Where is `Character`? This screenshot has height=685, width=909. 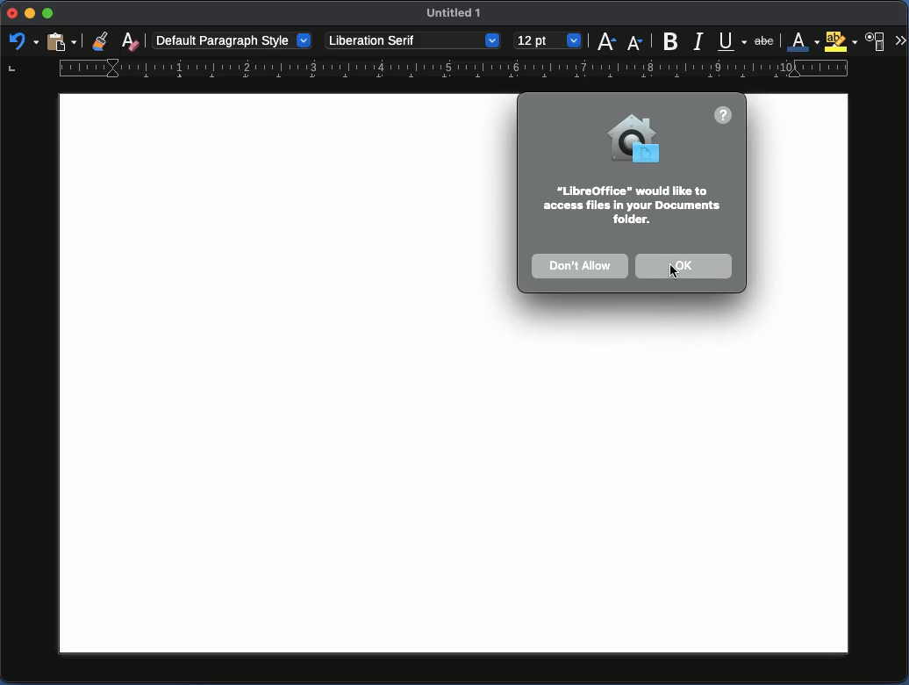
Character is located at coordinates (877, 41).